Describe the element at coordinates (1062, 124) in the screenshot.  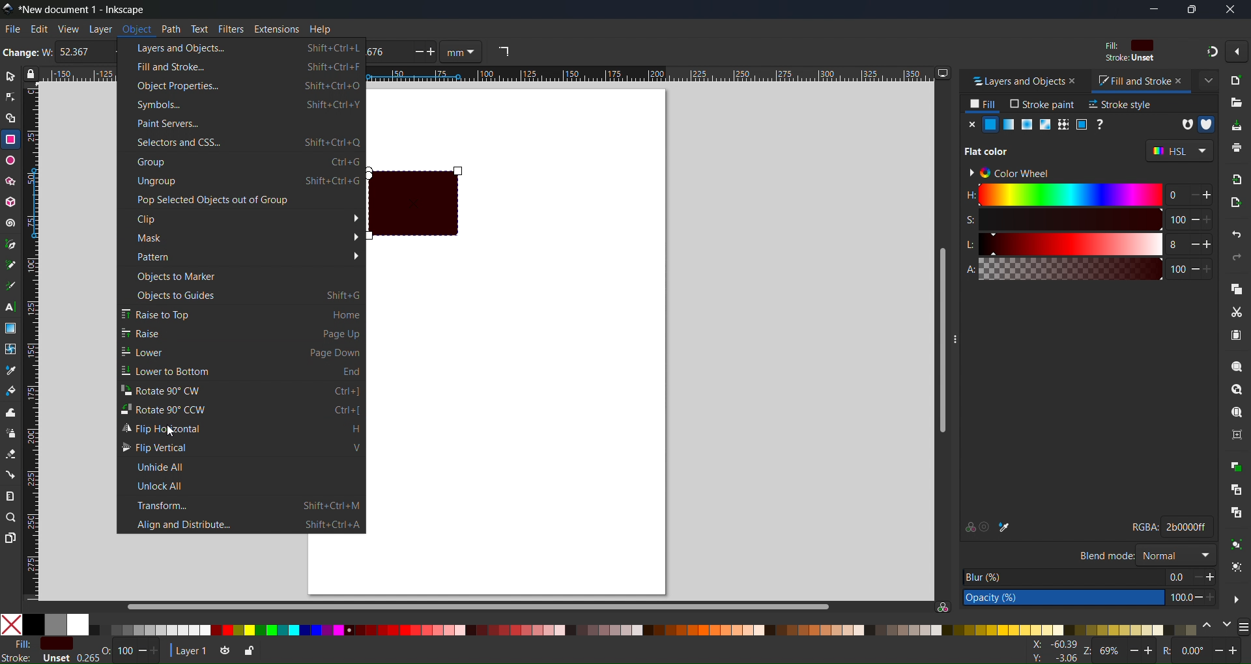
I see `Pattern` at that location.